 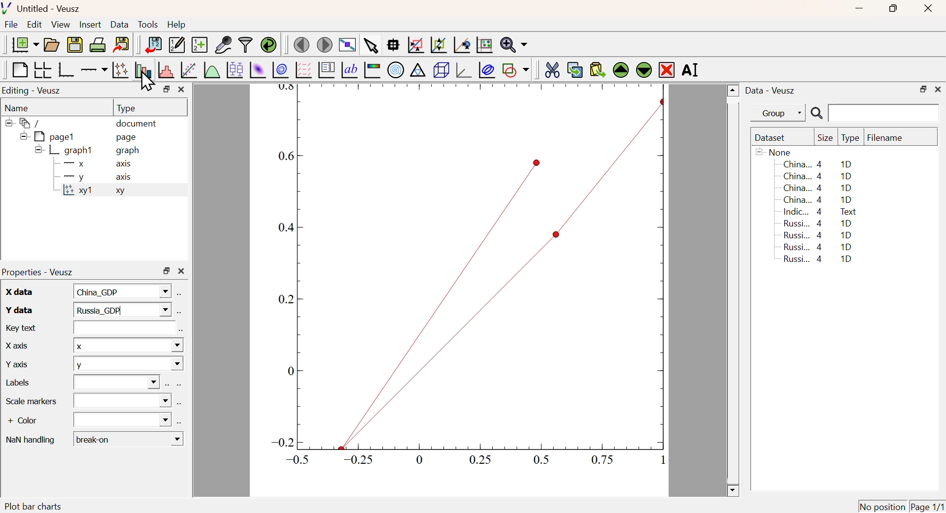 I want to click on y axis, so click(x=93, y=177).